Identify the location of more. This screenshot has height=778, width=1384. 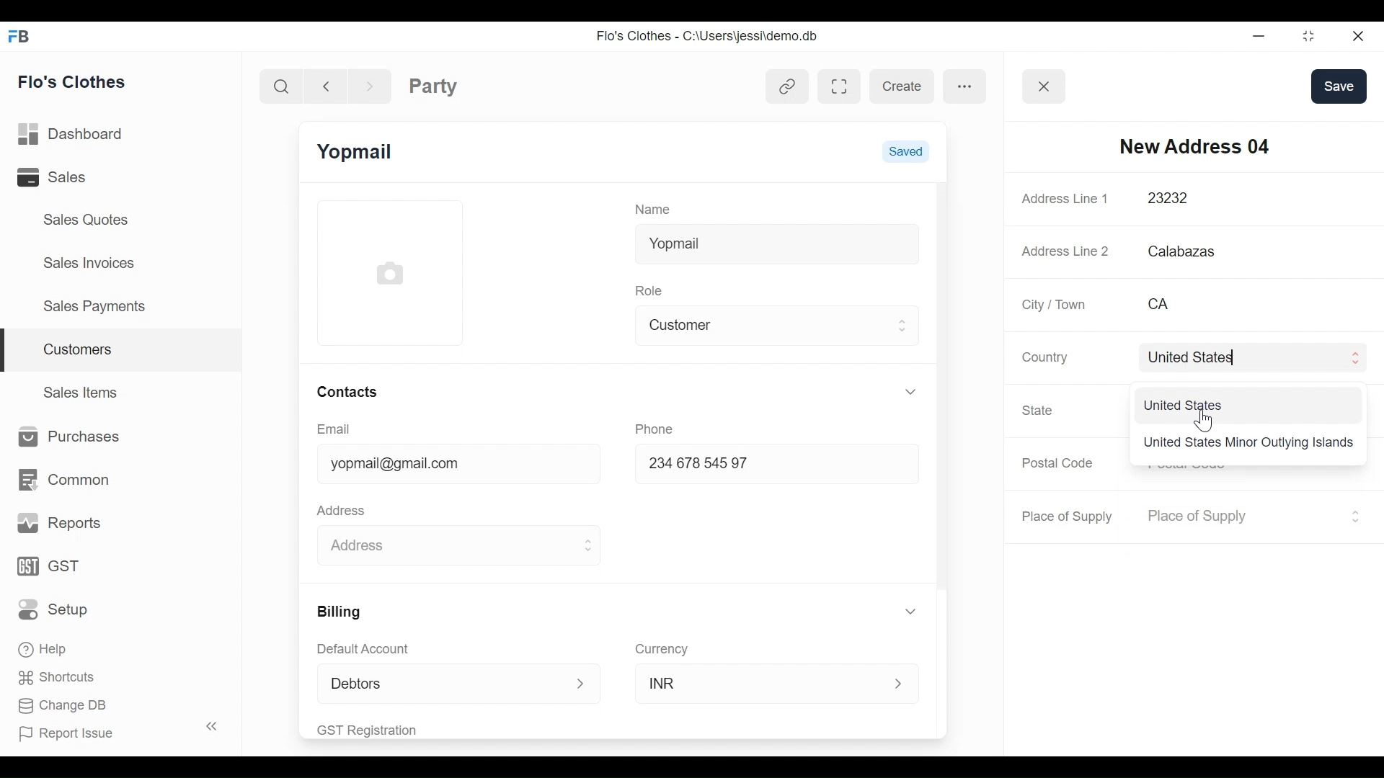
(965, 85).